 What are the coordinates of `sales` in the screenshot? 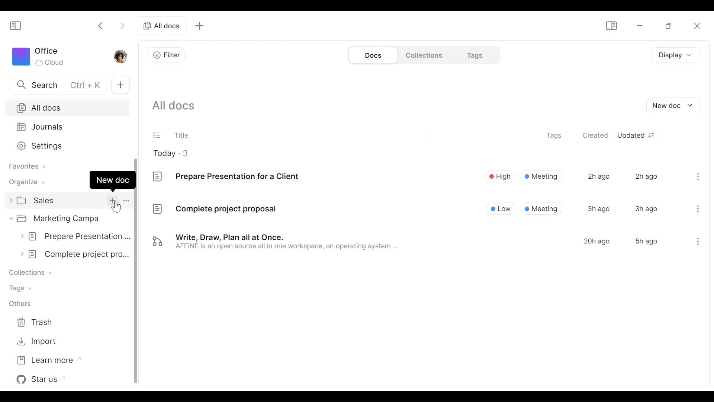 It's located at (46, 202).